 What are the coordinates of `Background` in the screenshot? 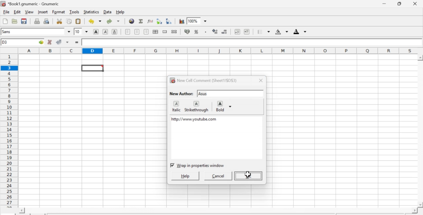 It's located at (282, 31).